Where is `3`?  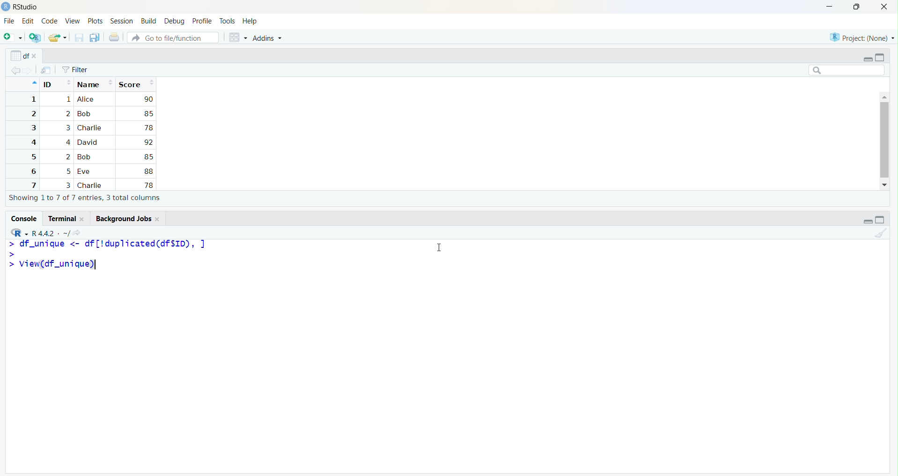
3 is located at coordinates (67, 185).